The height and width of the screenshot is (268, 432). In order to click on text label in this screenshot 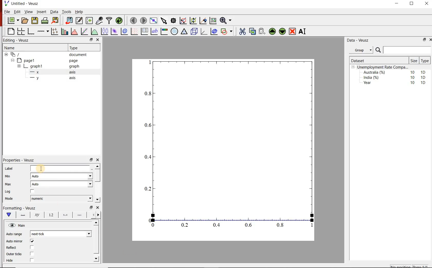, I will do `click(154, 31)`.